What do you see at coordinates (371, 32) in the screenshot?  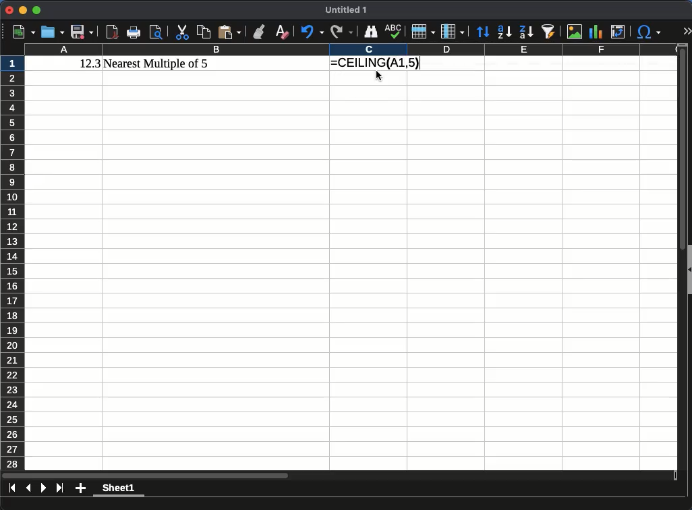 I see `finder` at bounding box center [371, 32].